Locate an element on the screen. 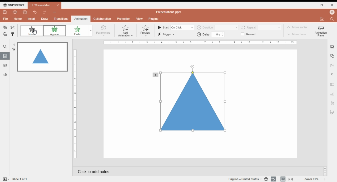  find is located at coordinates (332, 19).